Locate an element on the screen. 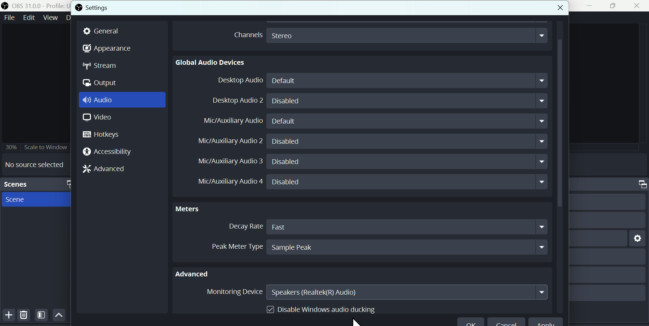 The width and height of the screenshot is (649, 326). Stereo is located at coordinates (408, 35).